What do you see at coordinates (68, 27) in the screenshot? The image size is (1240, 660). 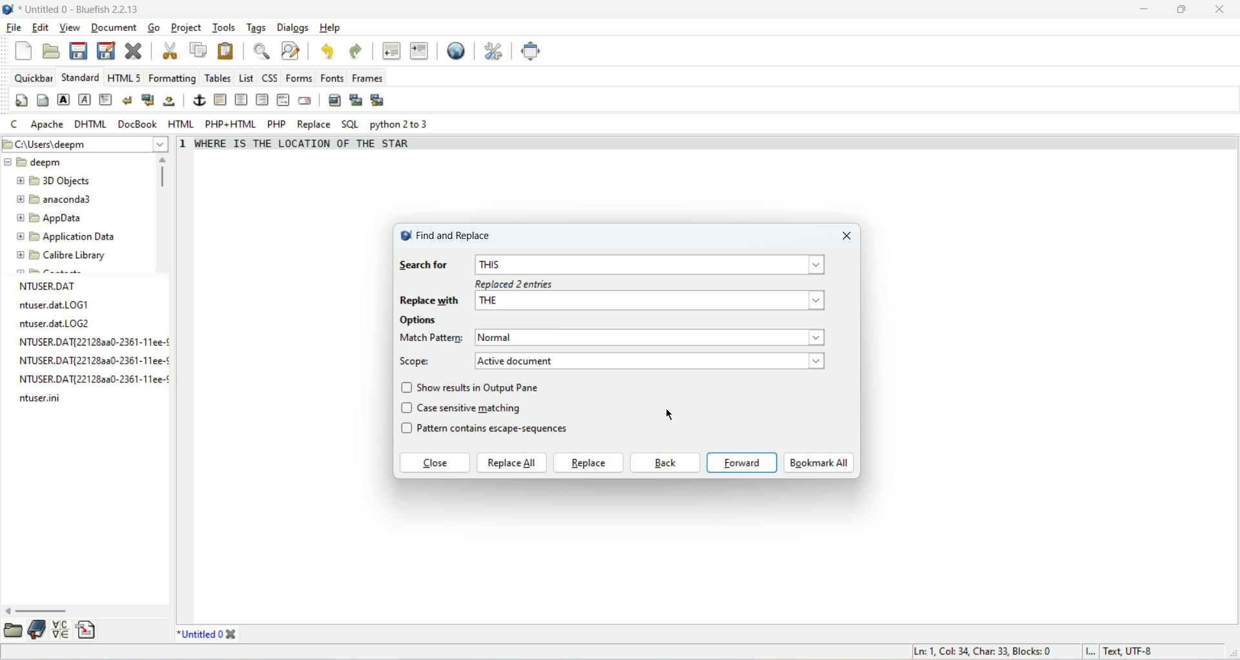 I see `view` at bounding box center [68, 27].